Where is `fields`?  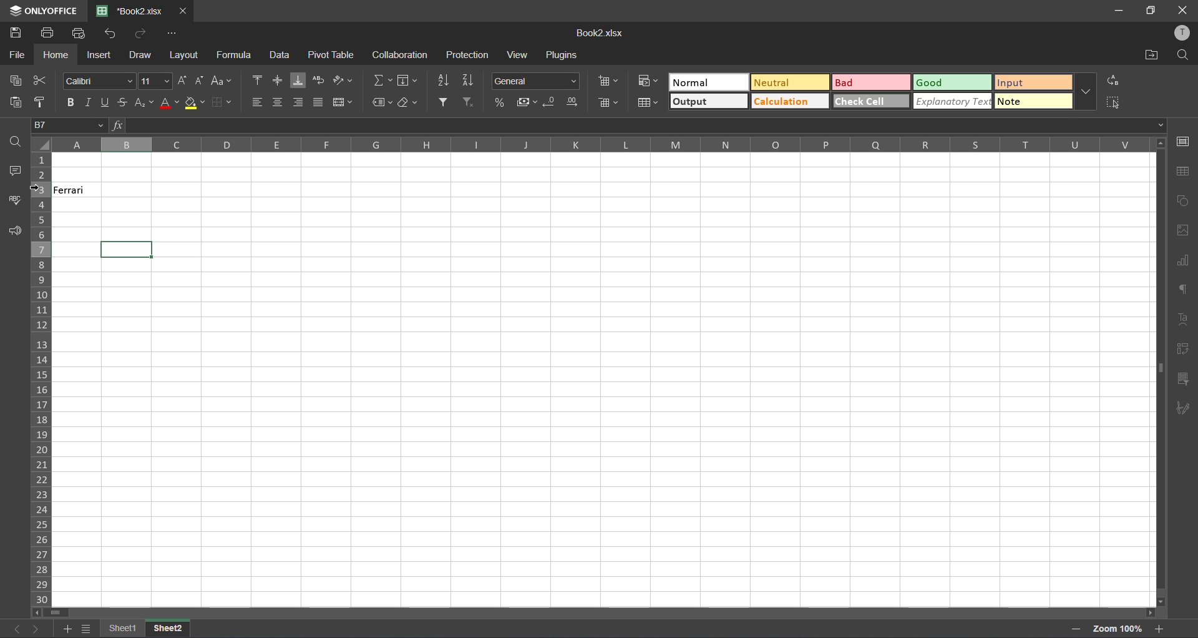 fields is located at coordinates (409, 80).